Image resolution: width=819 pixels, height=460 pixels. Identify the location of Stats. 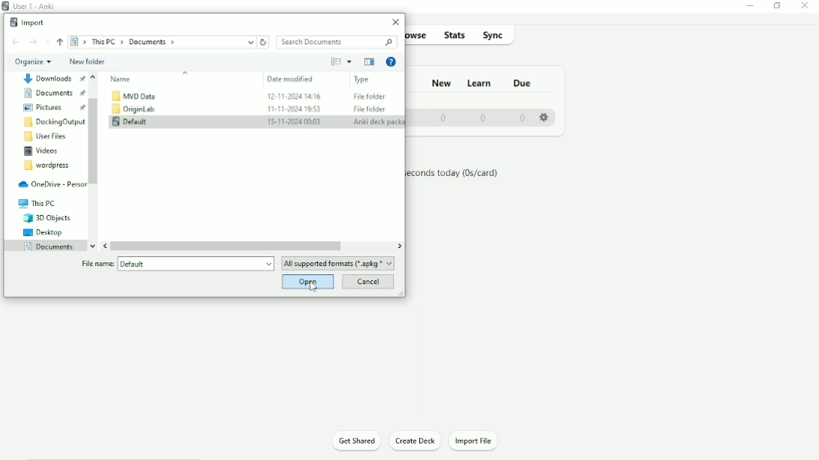
(455, 34).